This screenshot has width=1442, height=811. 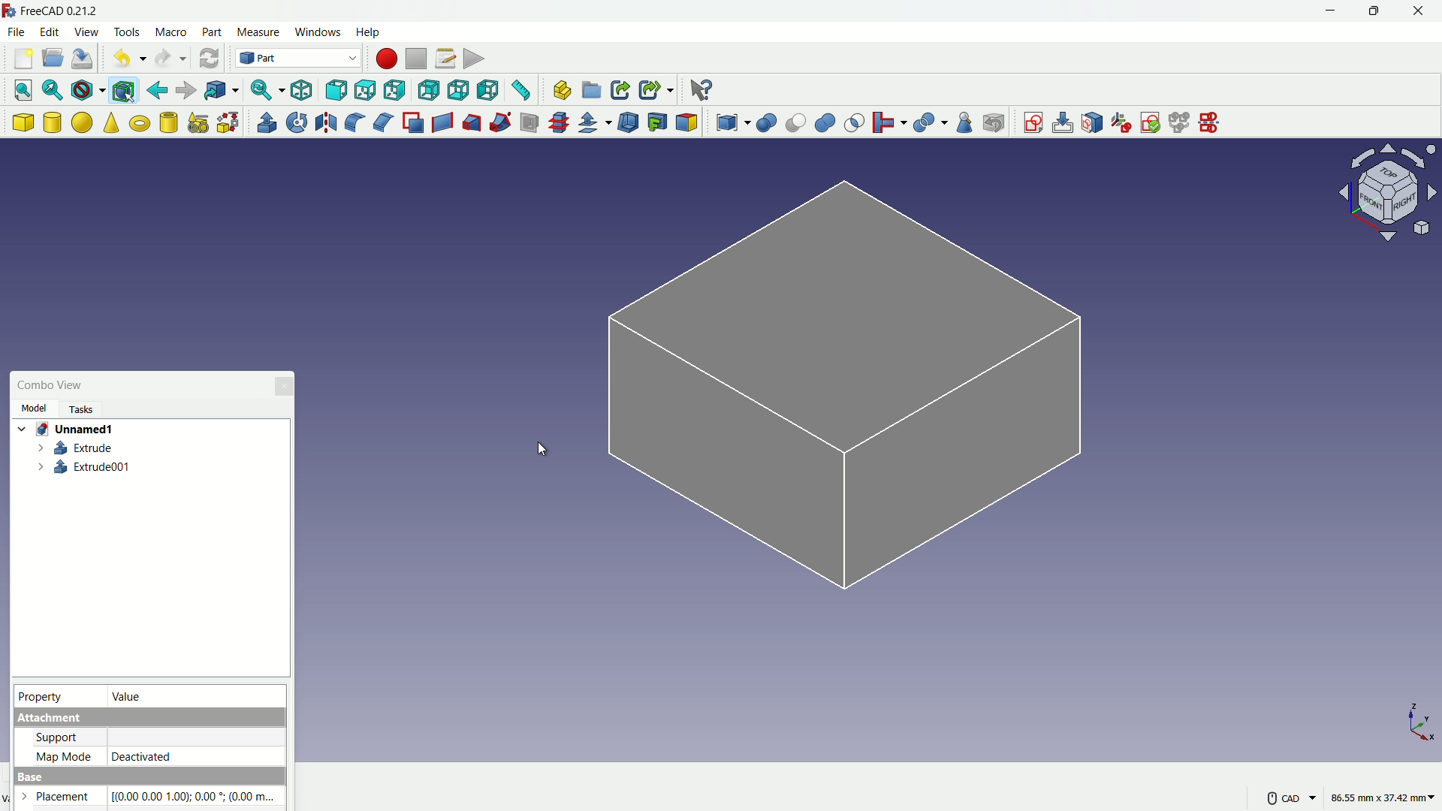 I want to click on make face from wires, so click(x=414, y=122).